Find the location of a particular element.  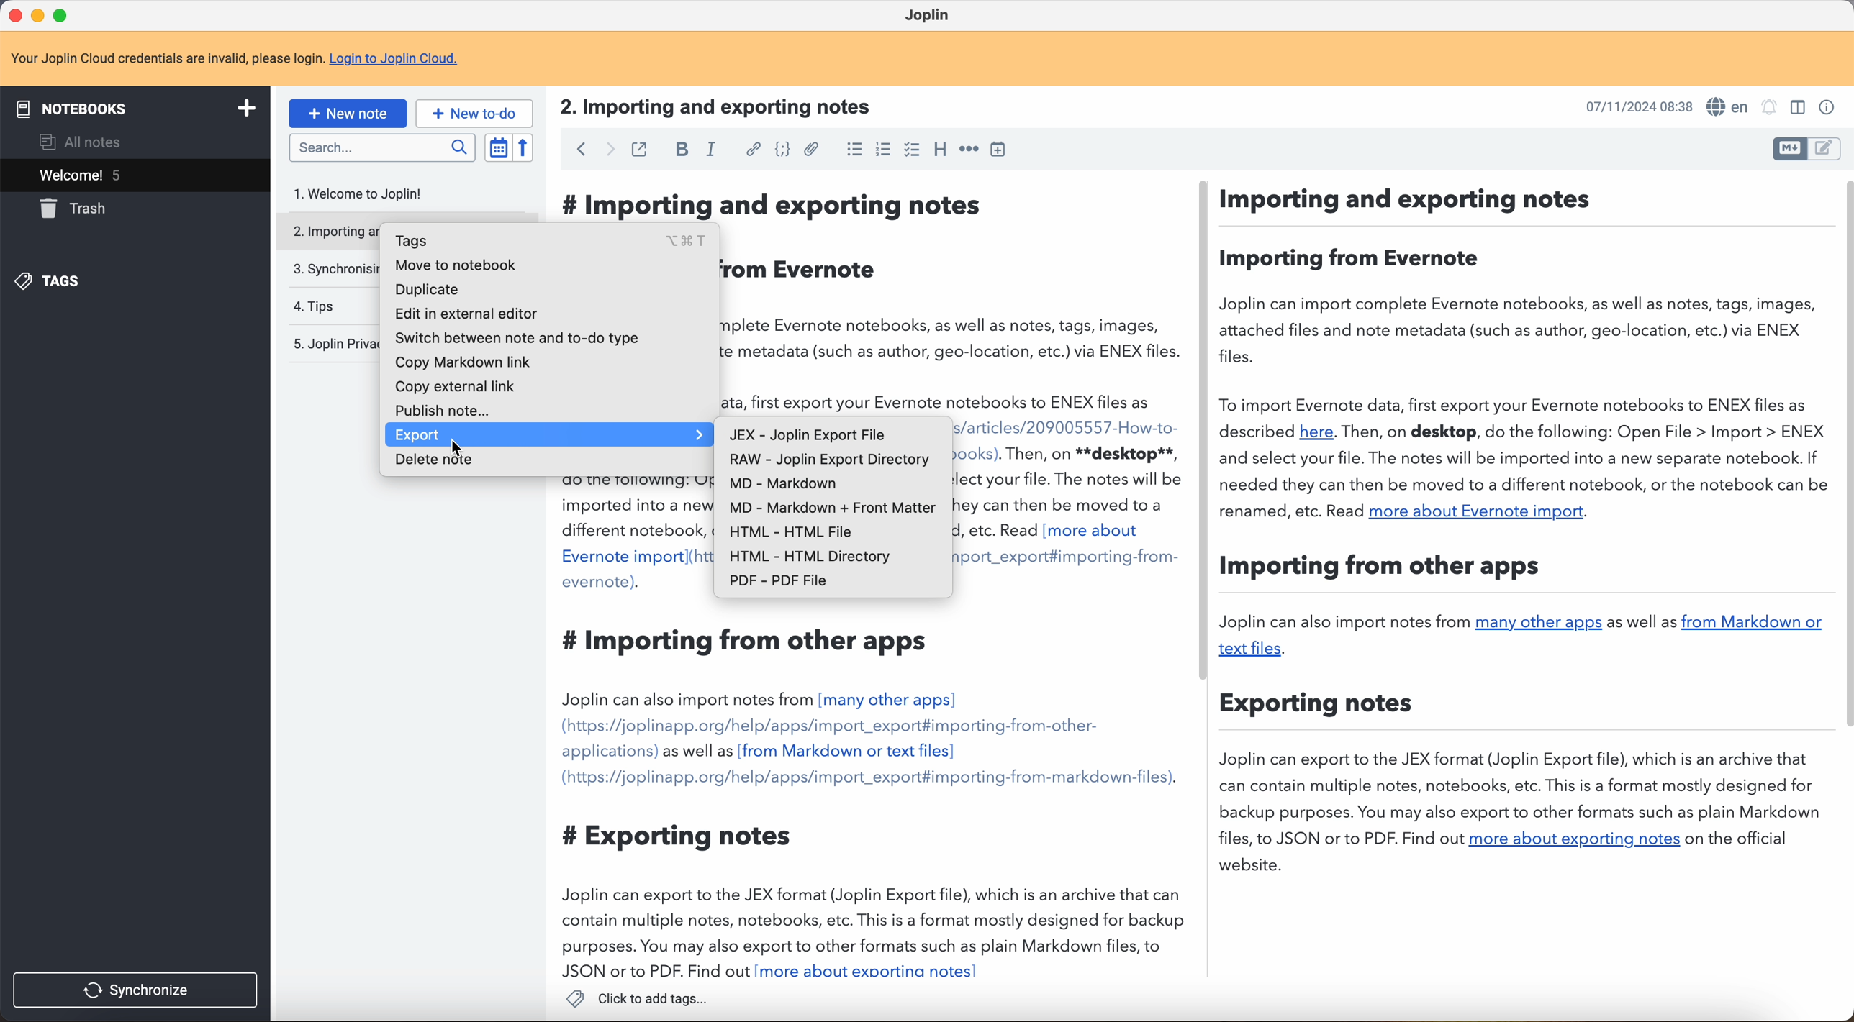

click on export is located at coordinates (587, 434).